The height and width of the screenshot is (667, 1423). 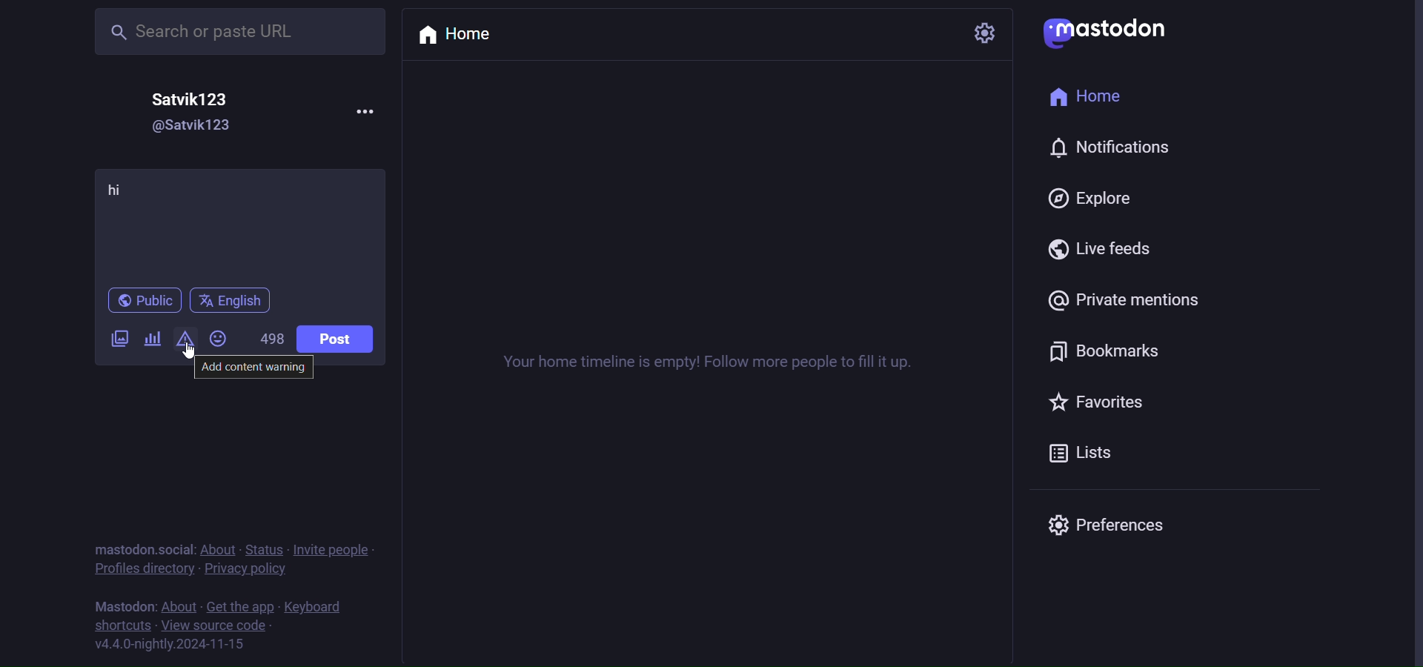 What do you see at coordinates (222, 31) in the screenshot?
I see `search` at bounding box center [222, 31].